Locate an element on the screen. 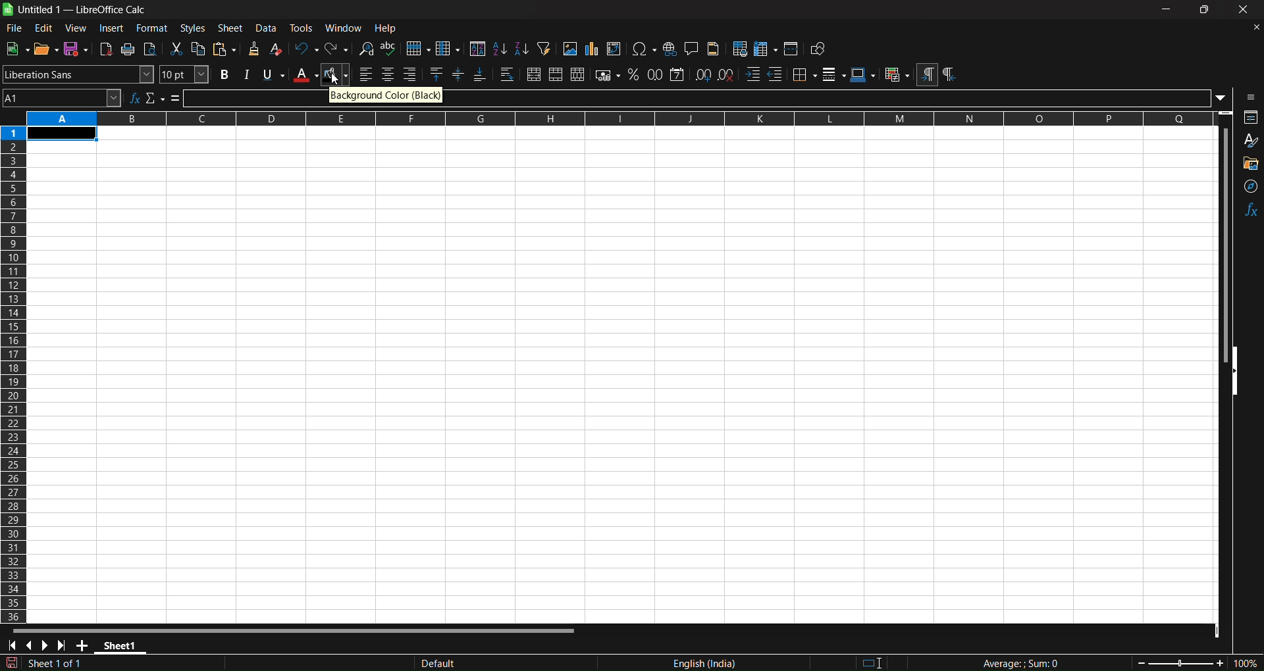 The width and height of the screenshot is (1264, 671). Text language is located at coordinates (722, 660).